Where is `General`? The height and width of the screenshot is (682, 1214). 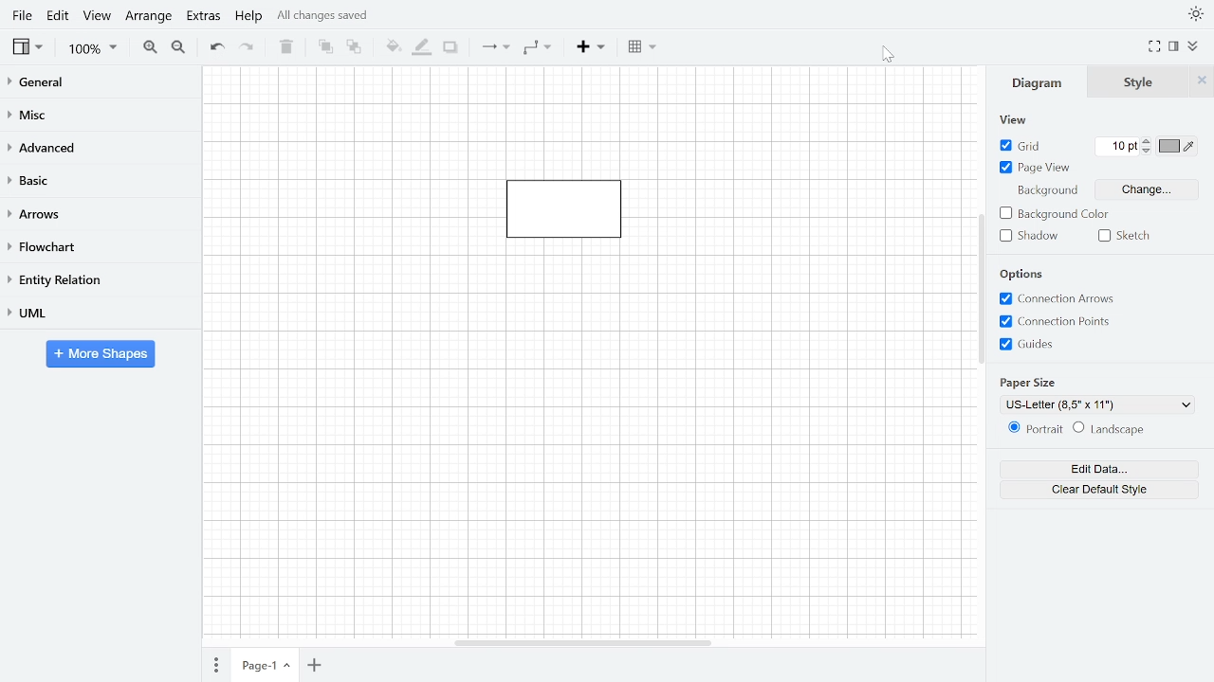
General is located at coordinates (99, 84).